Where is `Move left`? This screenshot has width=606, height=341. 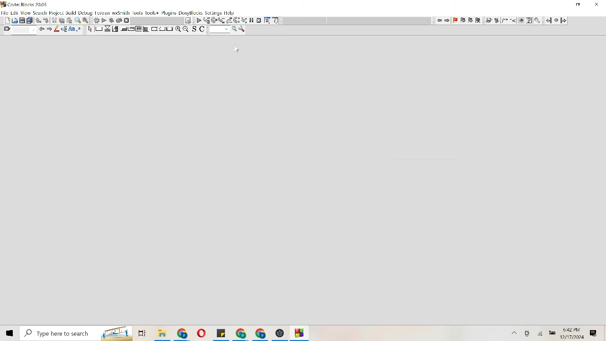 Move left is located at coordinates (439, 20).